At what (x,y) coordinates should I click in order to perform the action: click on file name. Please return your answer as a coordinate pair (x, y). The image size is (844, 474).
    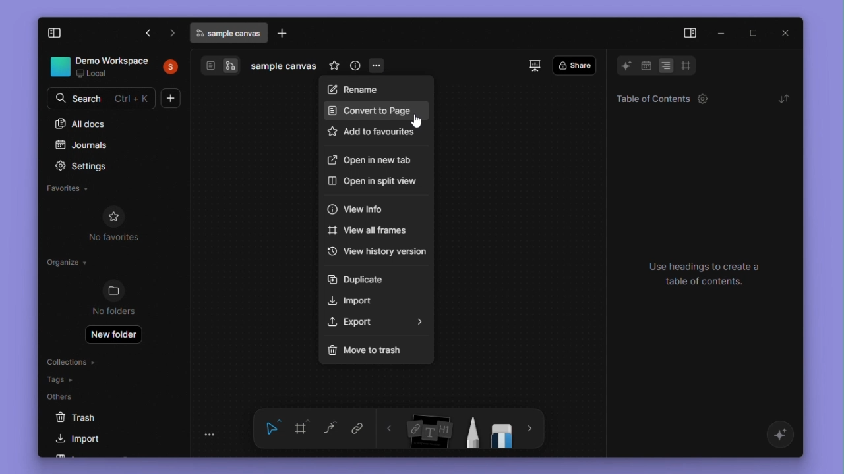
    Looking at the image, I should click on (285, 67).